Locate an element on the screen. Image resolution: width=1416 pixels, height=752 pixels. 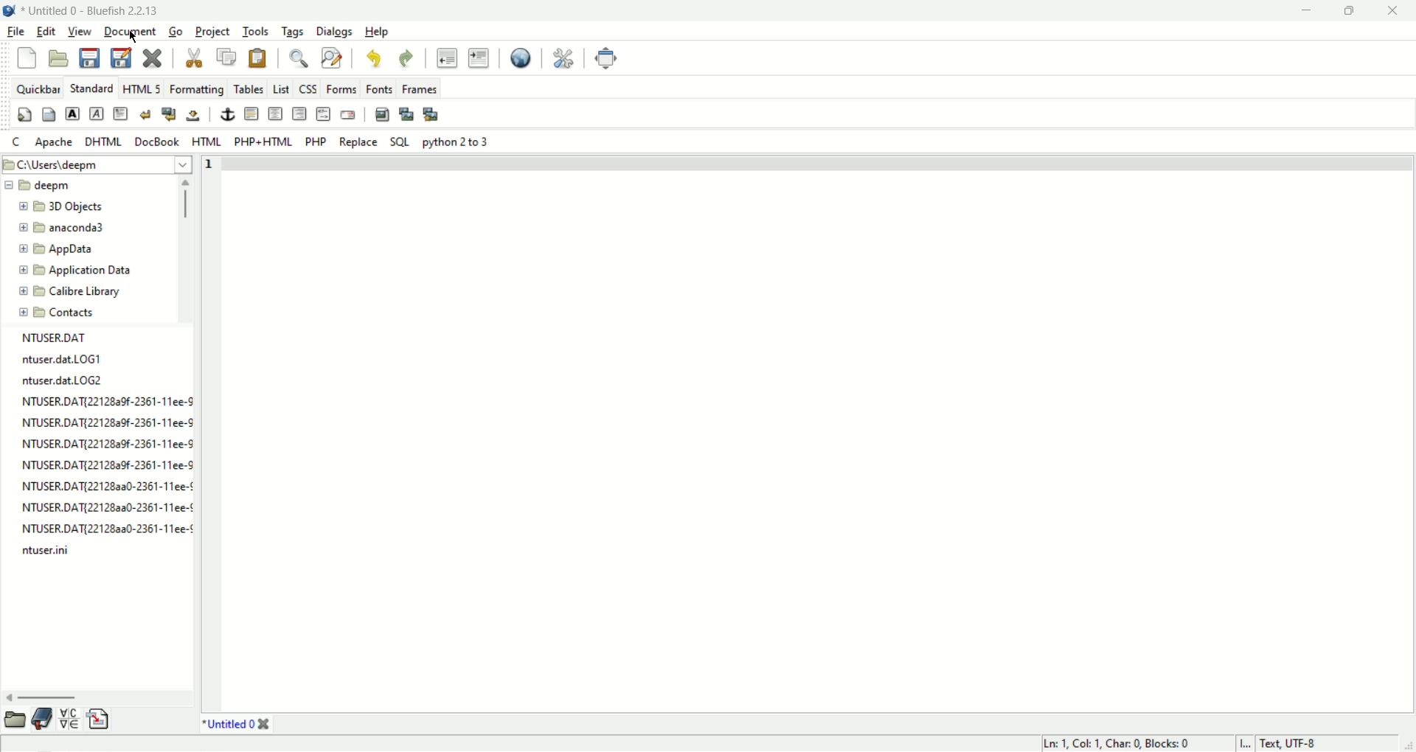
file browser is located at coordinates (13, 720).